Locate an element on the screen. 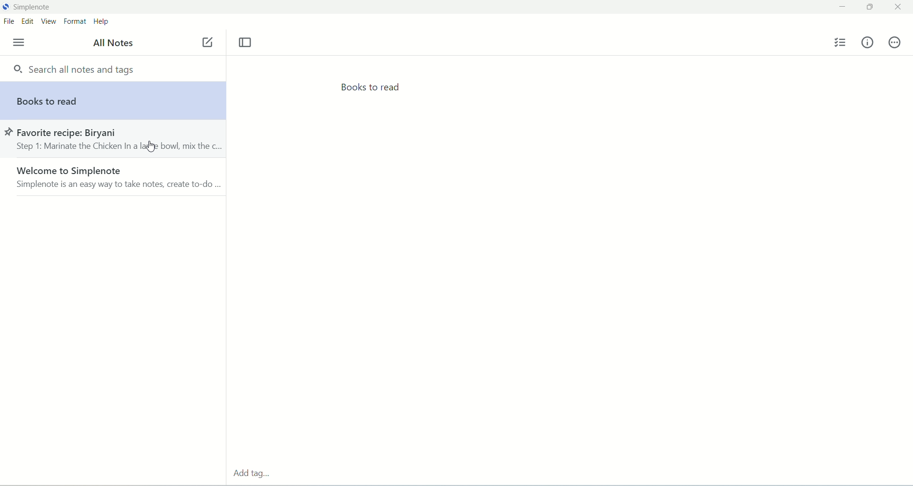 This screenshot has width=913, height=486. all notes is located at coordinates (113, 42).